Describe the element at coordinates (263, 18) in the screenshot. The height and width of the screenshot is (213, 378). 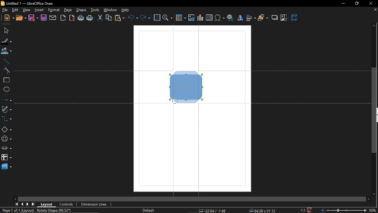
I see `arrange` at that location.